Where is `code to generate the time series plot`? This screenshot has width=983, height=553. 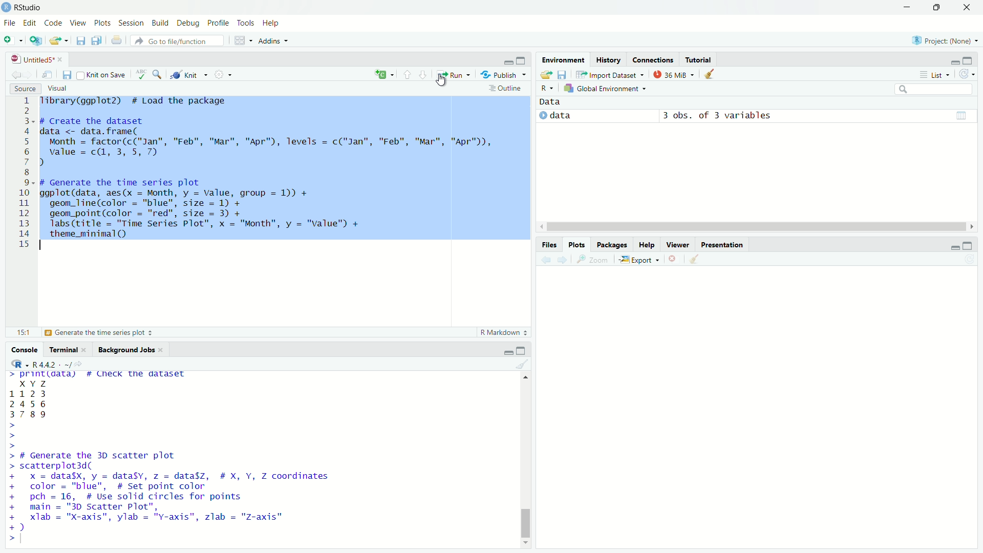
code to generate the time series plot is located at coordinates (204, 209).